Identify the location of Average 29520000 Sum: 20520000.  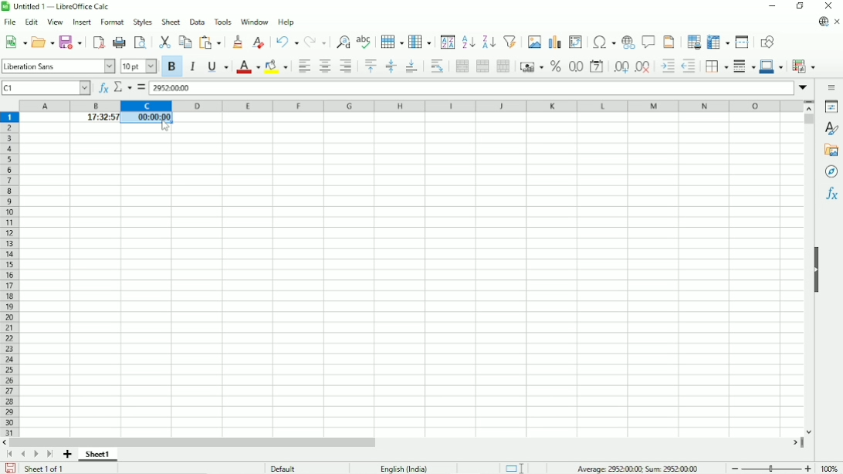
(637, 467).